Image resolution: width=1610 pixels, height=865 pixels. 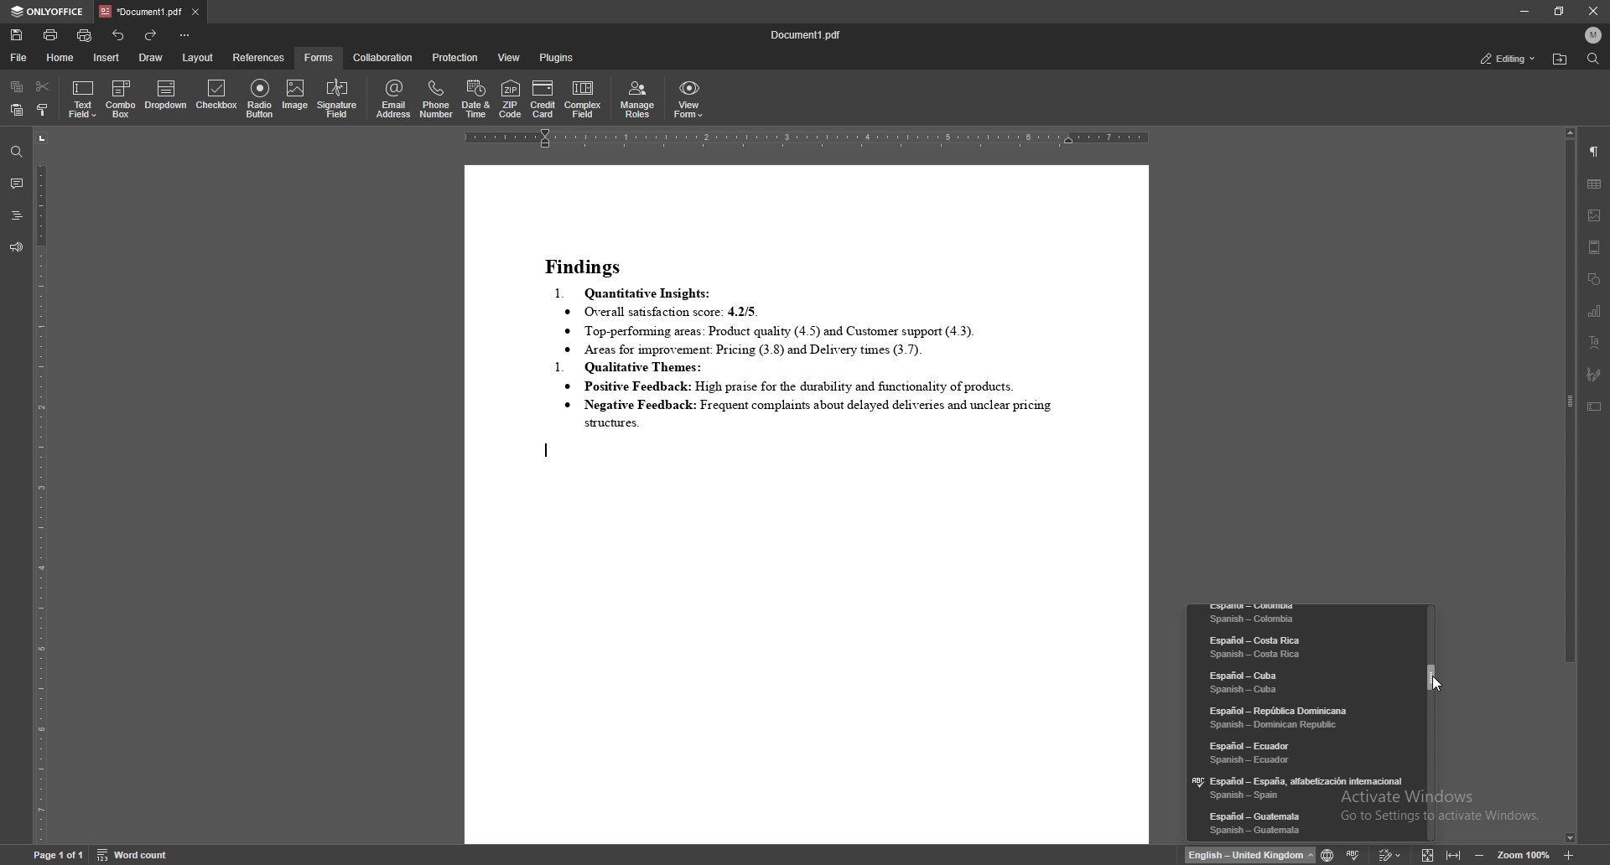 I want to click on copy style, so click(x=42, y=111).